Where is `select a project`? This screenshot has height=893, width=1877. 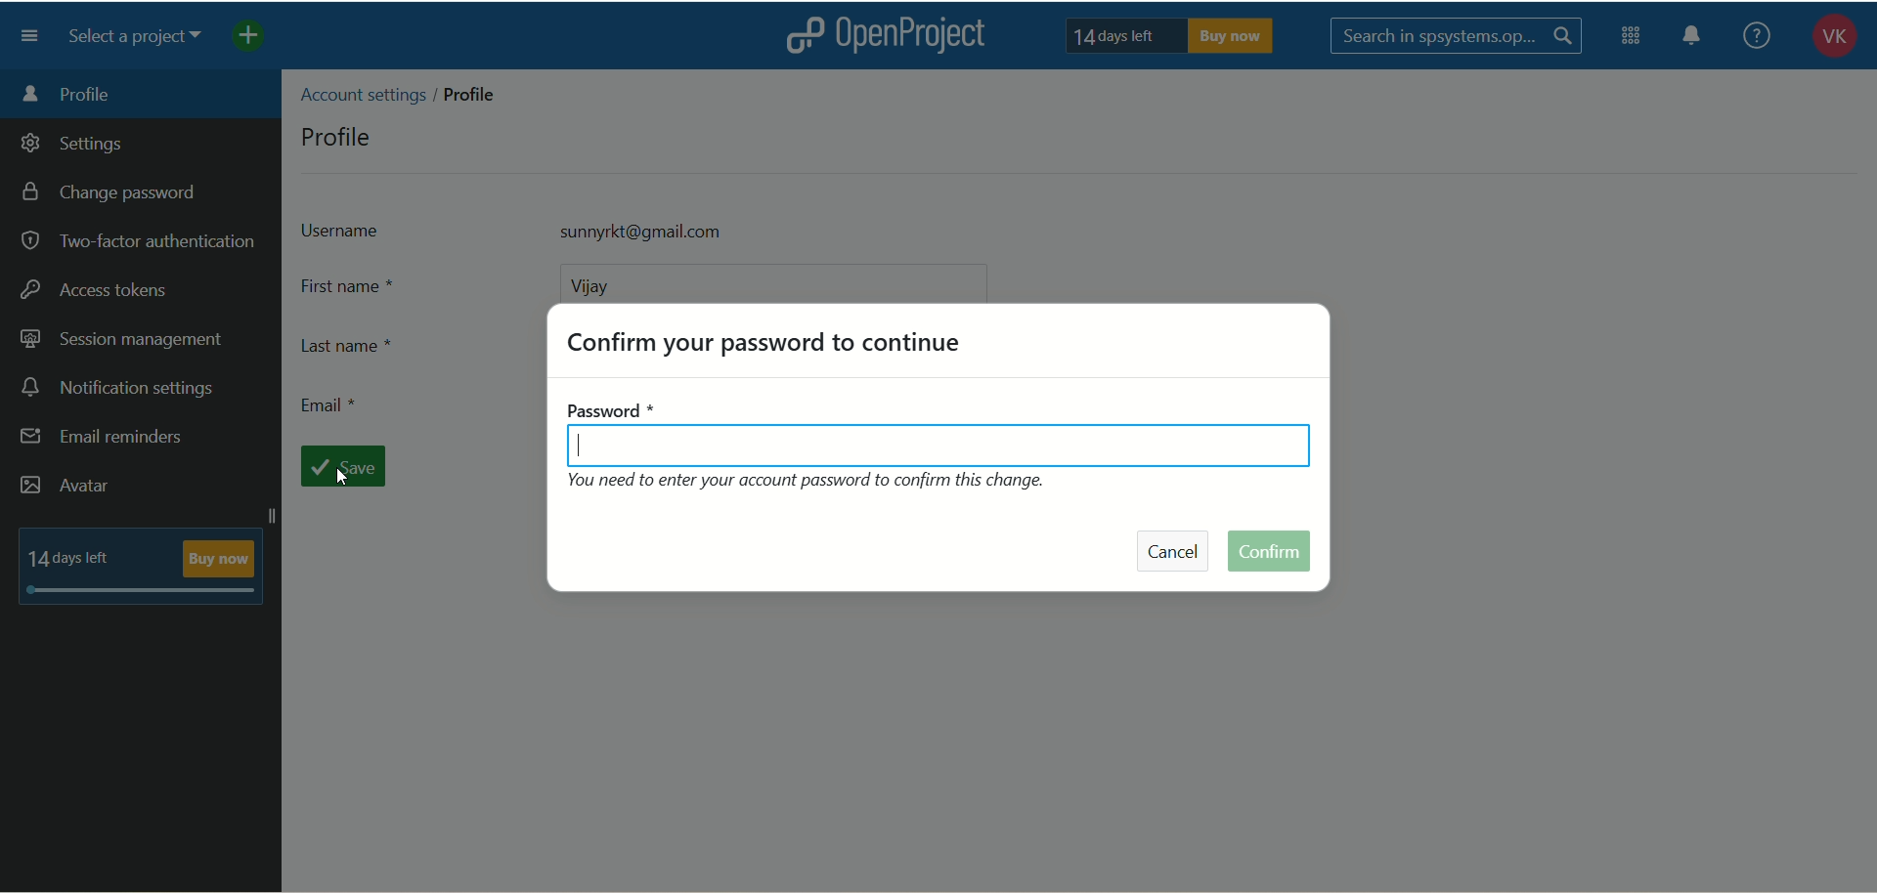
select a project is located at coordinates (143, 39).